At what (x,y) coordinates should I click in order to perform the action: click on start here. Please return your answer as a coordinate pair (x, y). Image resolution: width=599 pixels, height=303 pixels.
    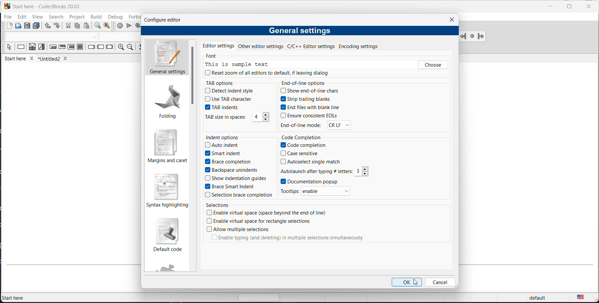
    Looking at the image, I should click on (20, 60).